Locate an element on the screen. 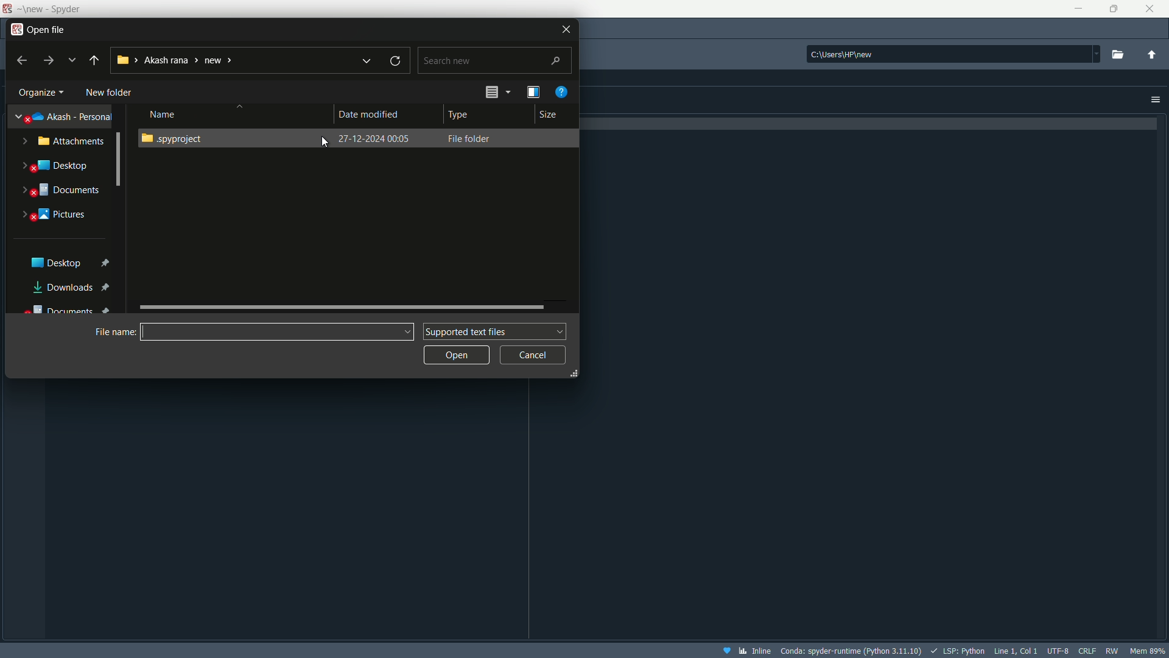  Documents is located at coordinates (75, 309).